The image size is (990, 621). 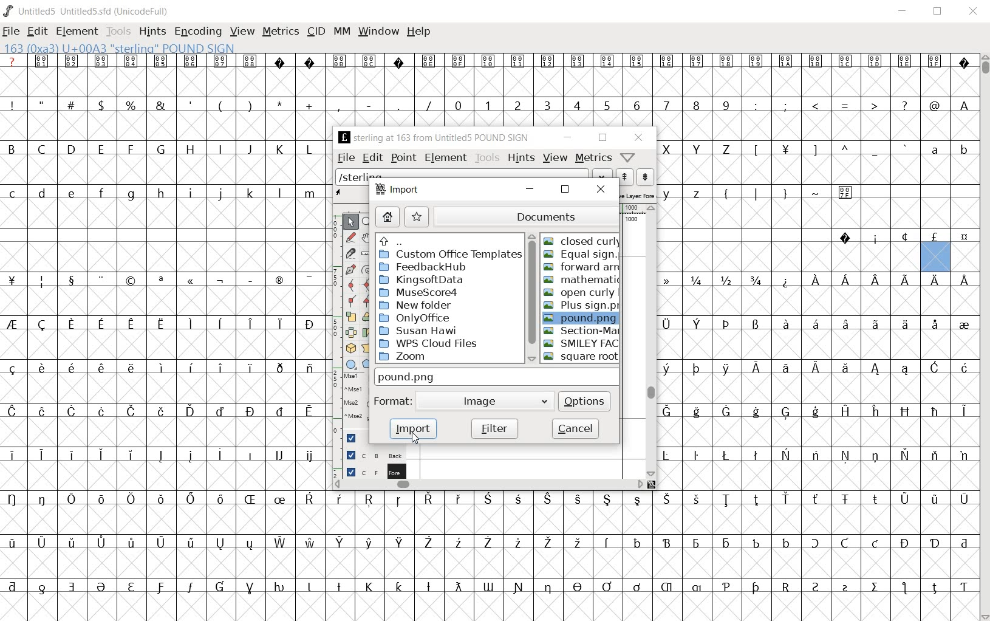 What do you see at coordinates (279, 367) in the screenshot?
I see `Symbol` at bounding box center [279, 367].